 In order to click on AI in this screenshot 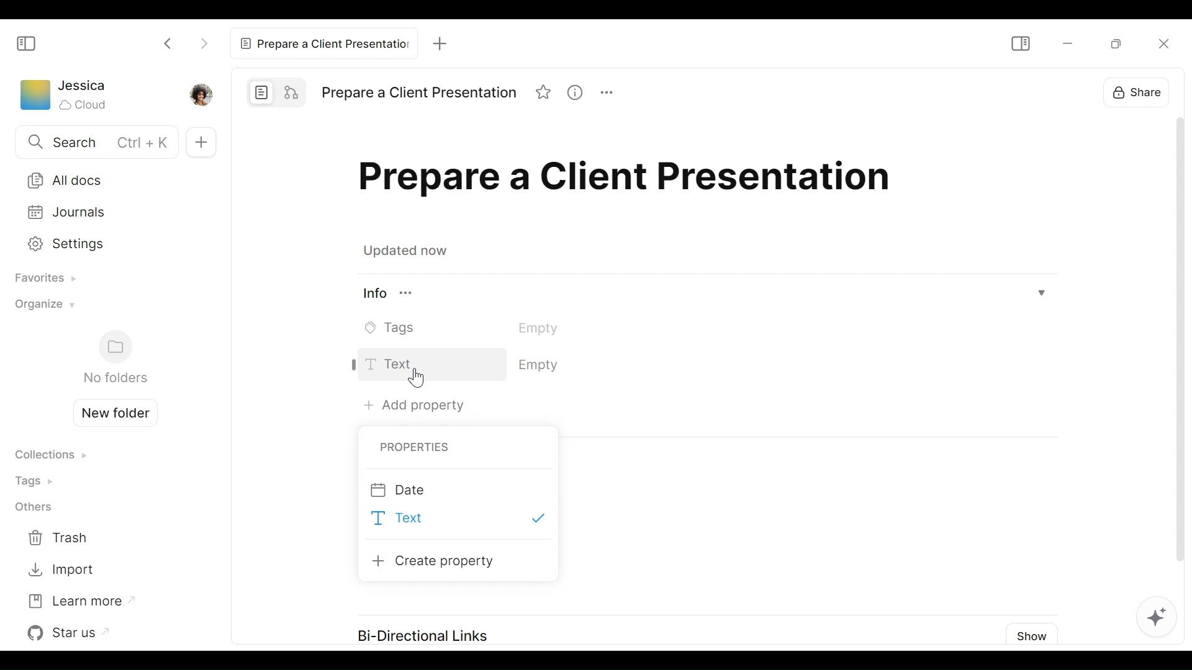, I will do `click(1156, 617)`.